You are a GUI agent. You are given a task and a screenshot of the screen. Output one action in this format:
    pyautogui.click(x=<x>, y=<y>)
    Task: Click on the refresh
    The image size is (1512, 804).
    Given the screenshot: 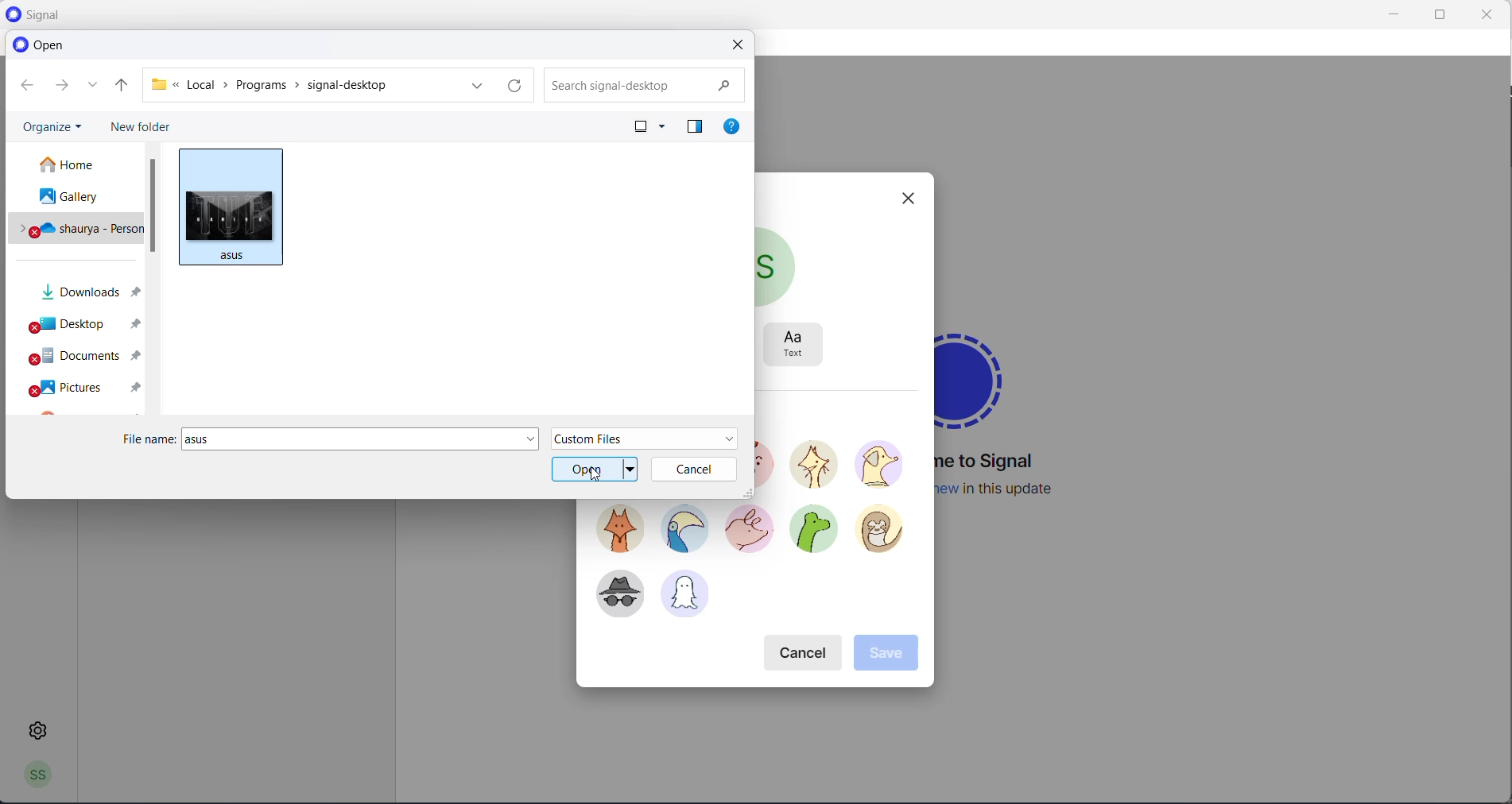 What is the action you would take?
    pyautogui.click(x=516, y=86)
    